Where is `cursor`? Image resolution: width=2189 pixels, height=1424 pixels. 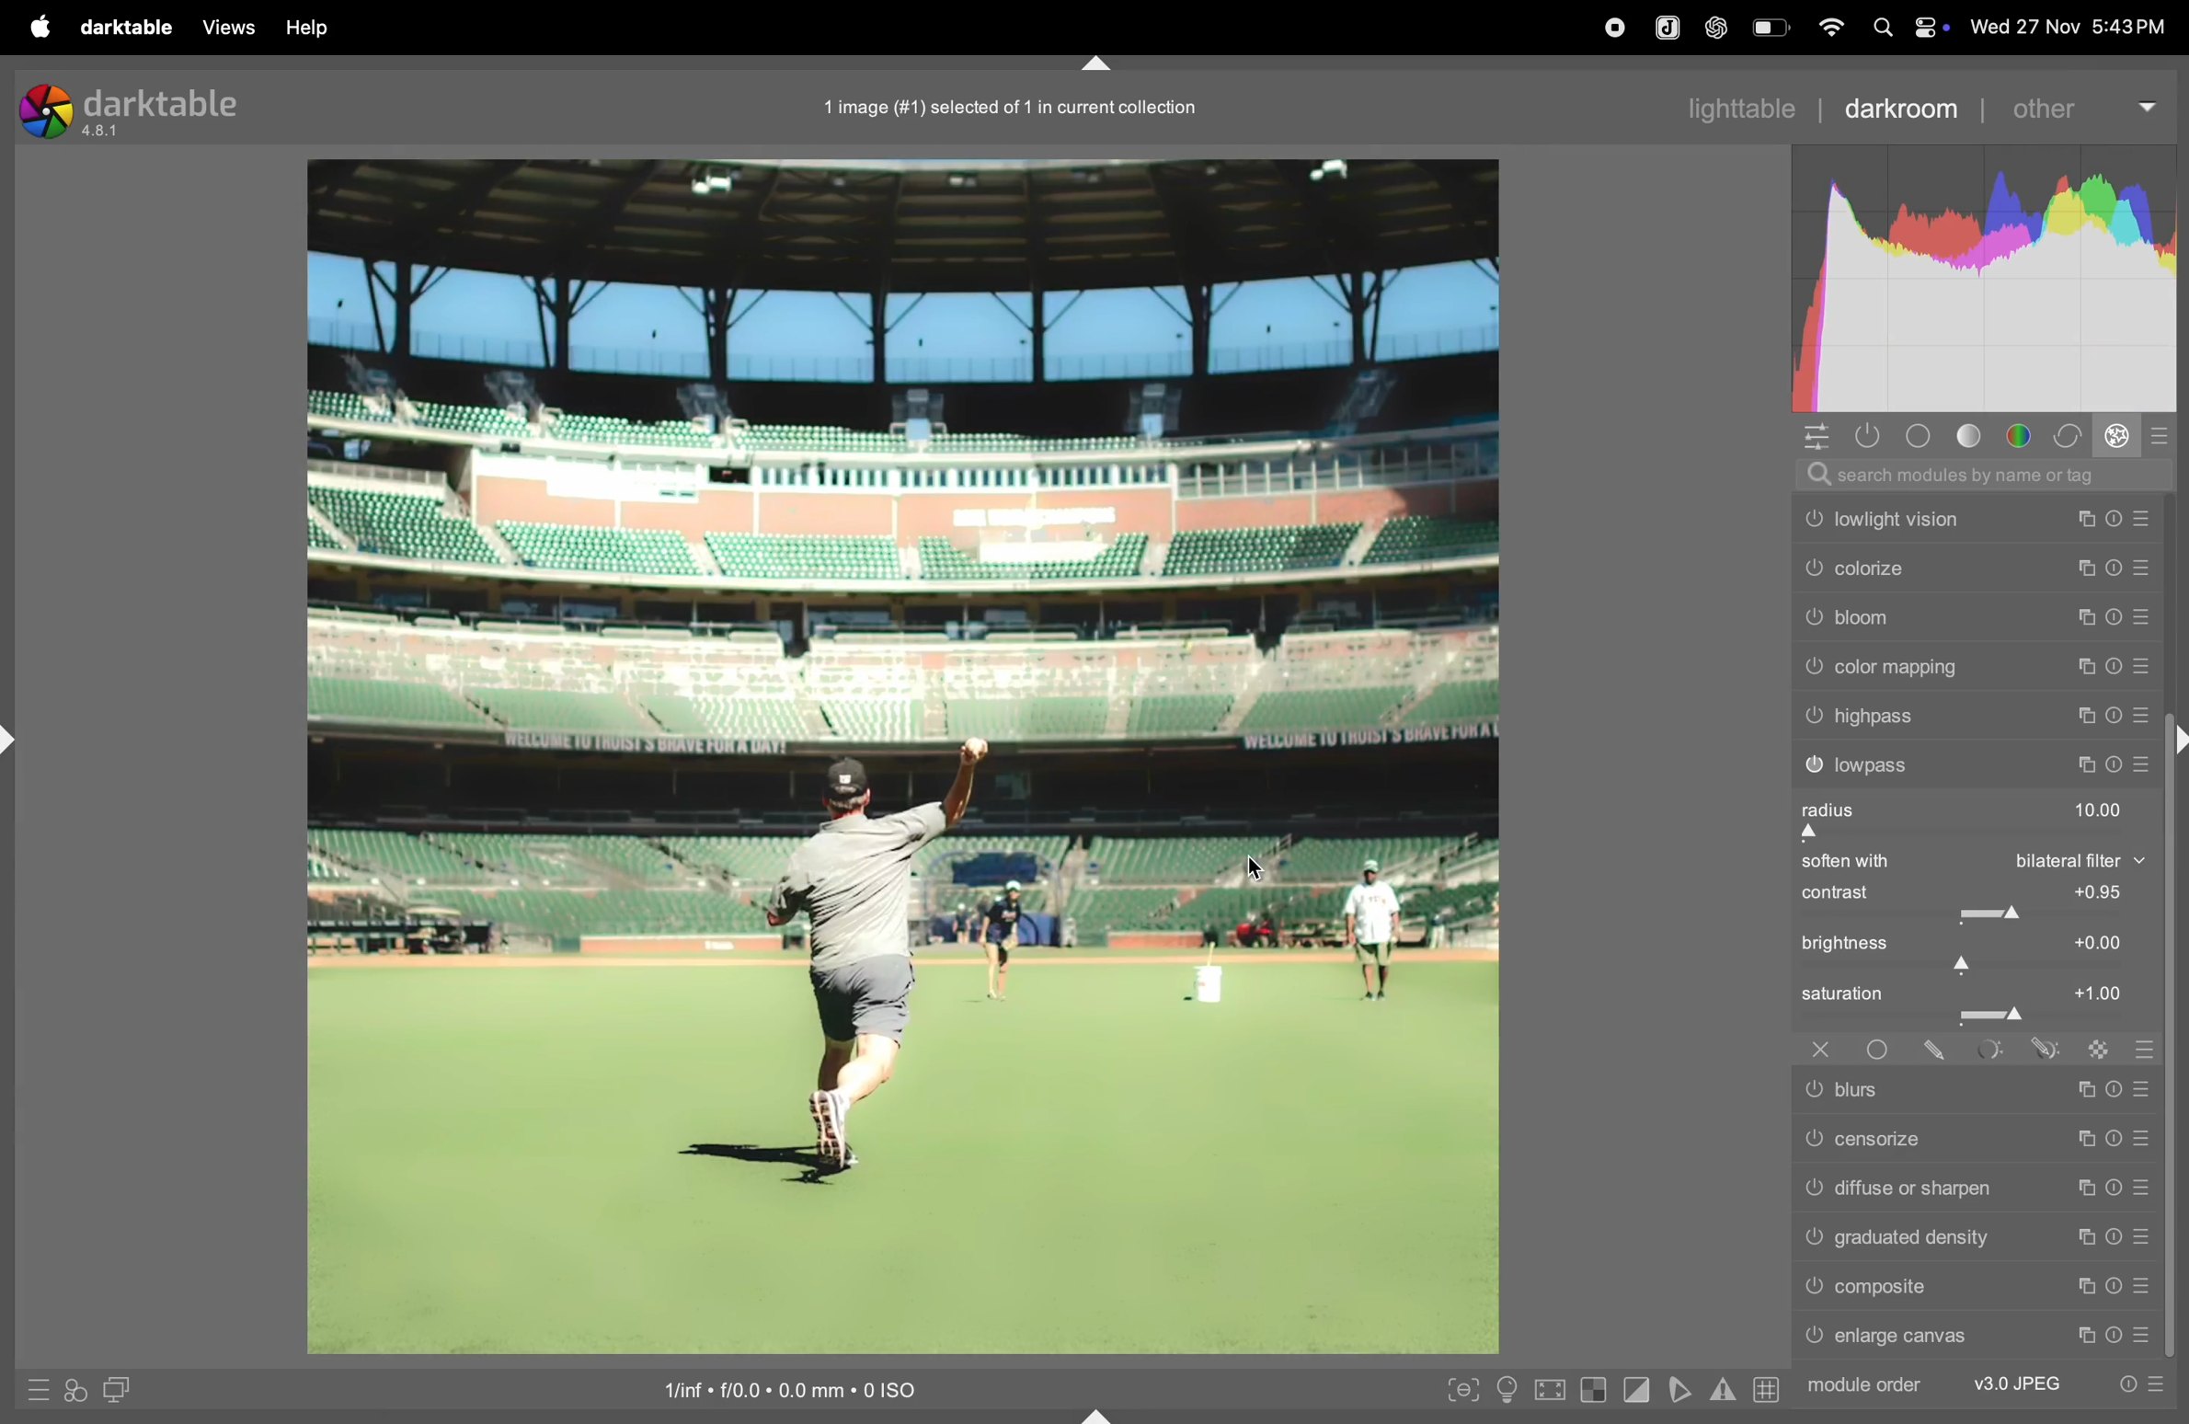 cursor is located at coordinates (1255, 870).